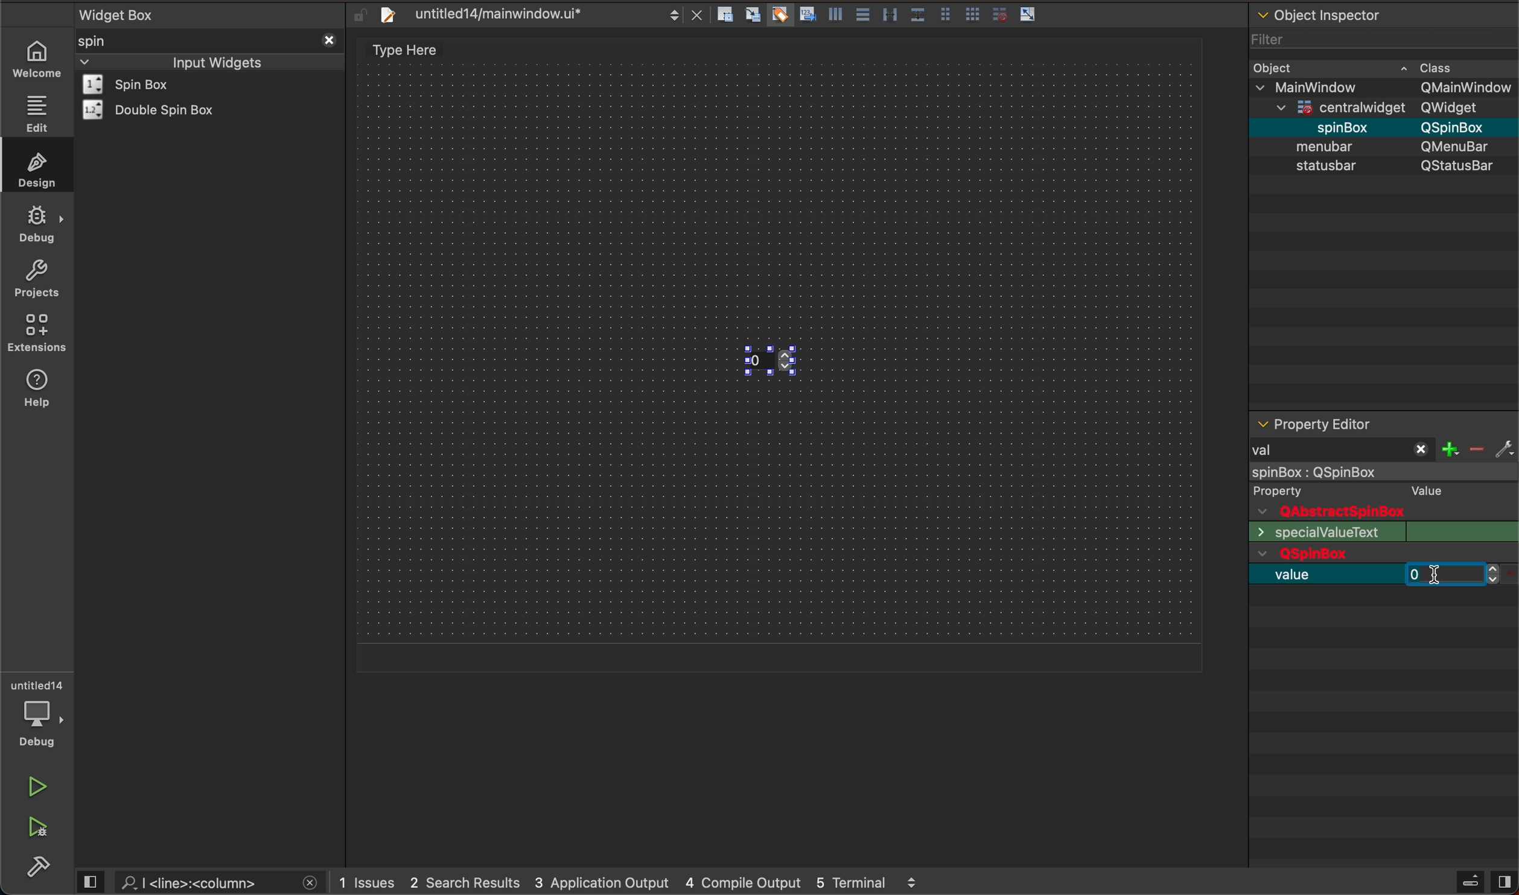 The image size is (1519, 895). Describe the element at coordinates (216, 61) in the screenshot. I see `inout` at that location.